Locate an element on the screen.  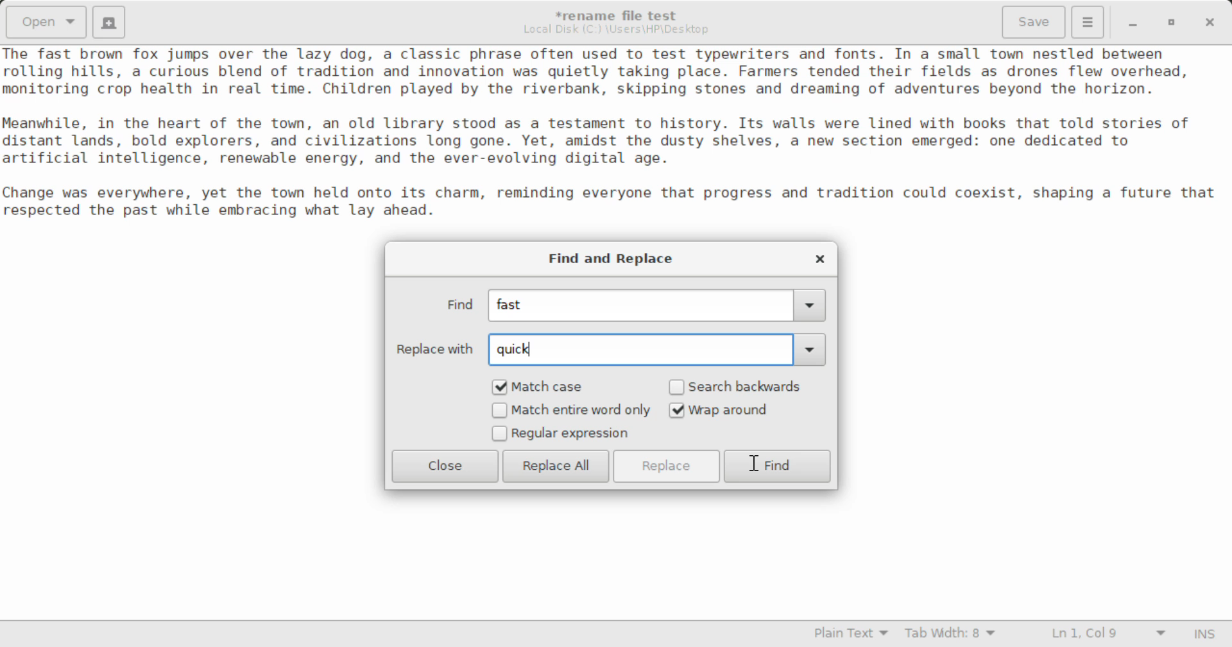
Open Document is located at coordinates (44, 22).